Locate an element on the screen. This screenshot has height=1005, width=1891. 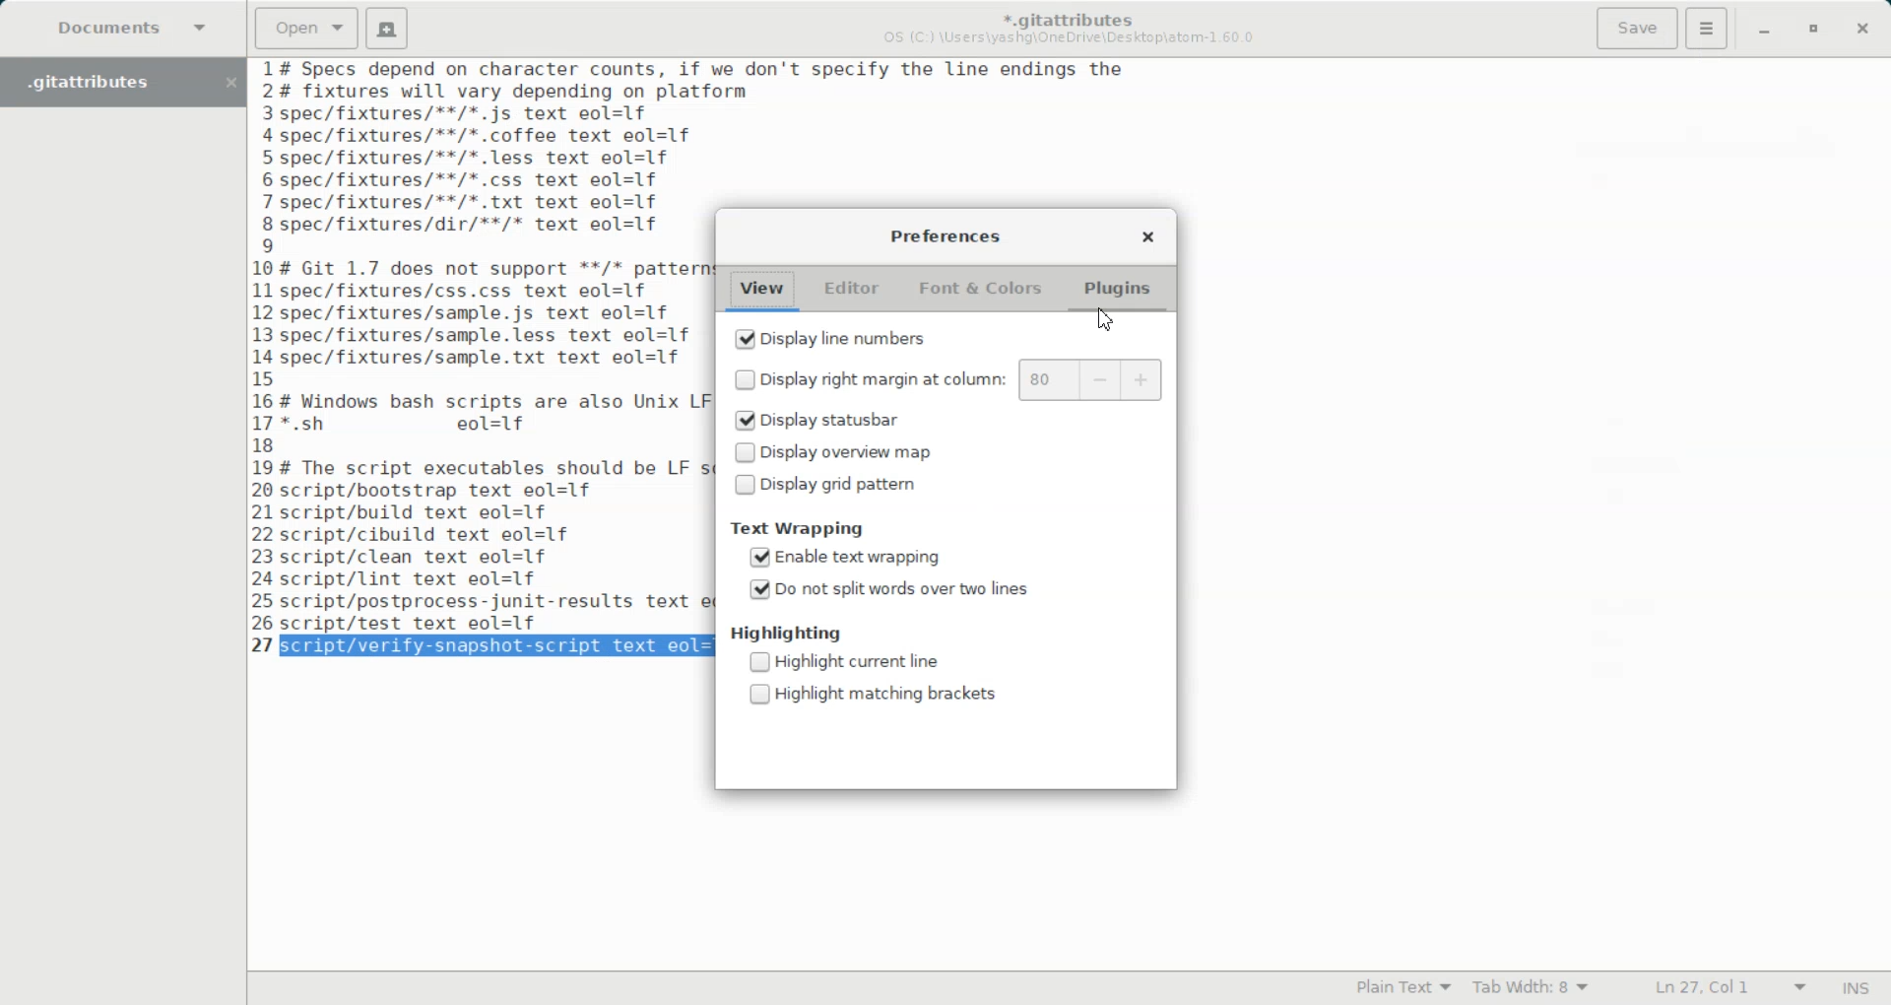
Create a new document is located at coordinates (388, 29).